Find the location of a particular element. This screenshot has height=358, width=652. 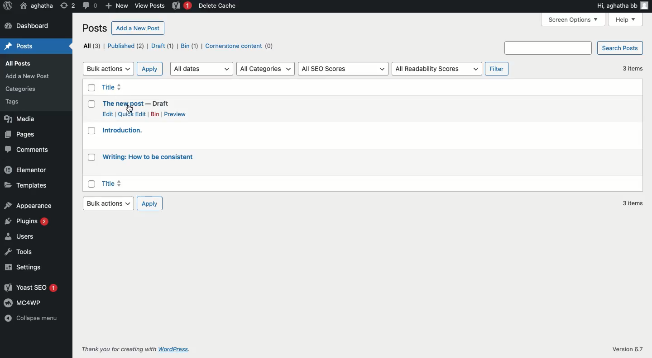

Posts is located at coordinates (95, 28).